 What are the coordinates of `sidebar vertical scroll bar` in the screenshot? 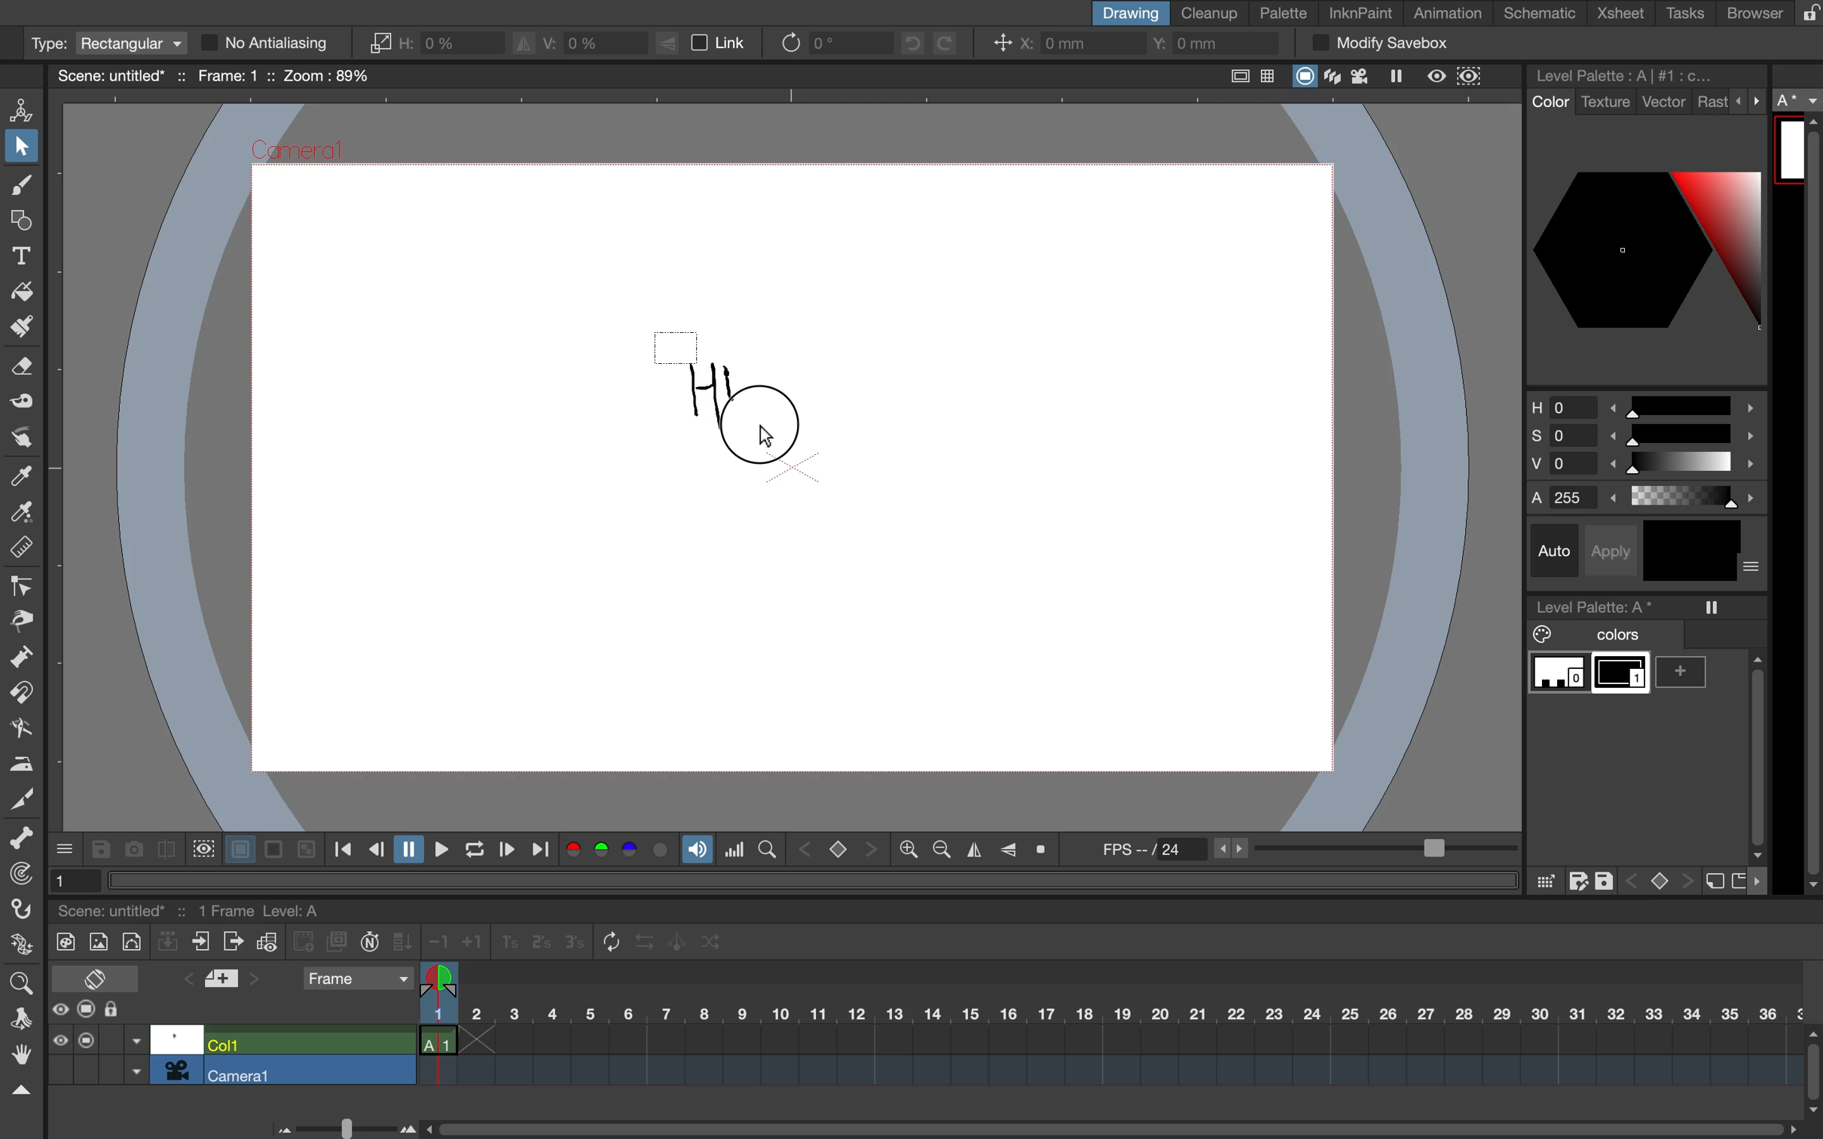 It's located at (1810, 505).